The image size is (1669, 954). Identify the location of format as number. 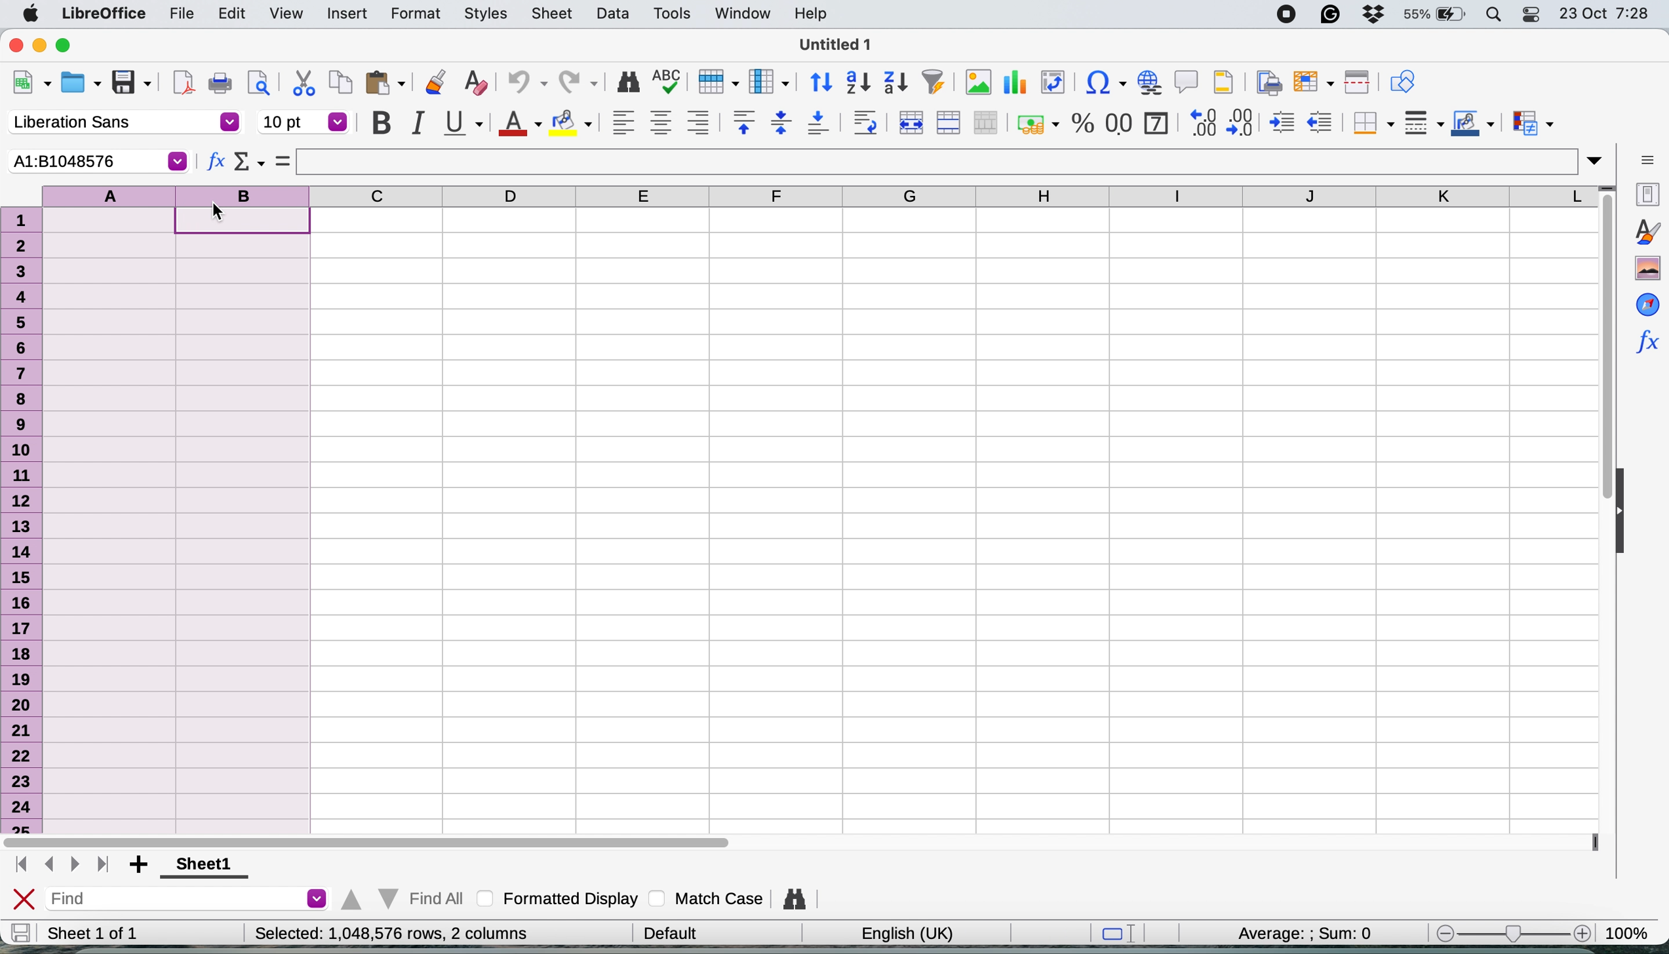
(1118, 123).